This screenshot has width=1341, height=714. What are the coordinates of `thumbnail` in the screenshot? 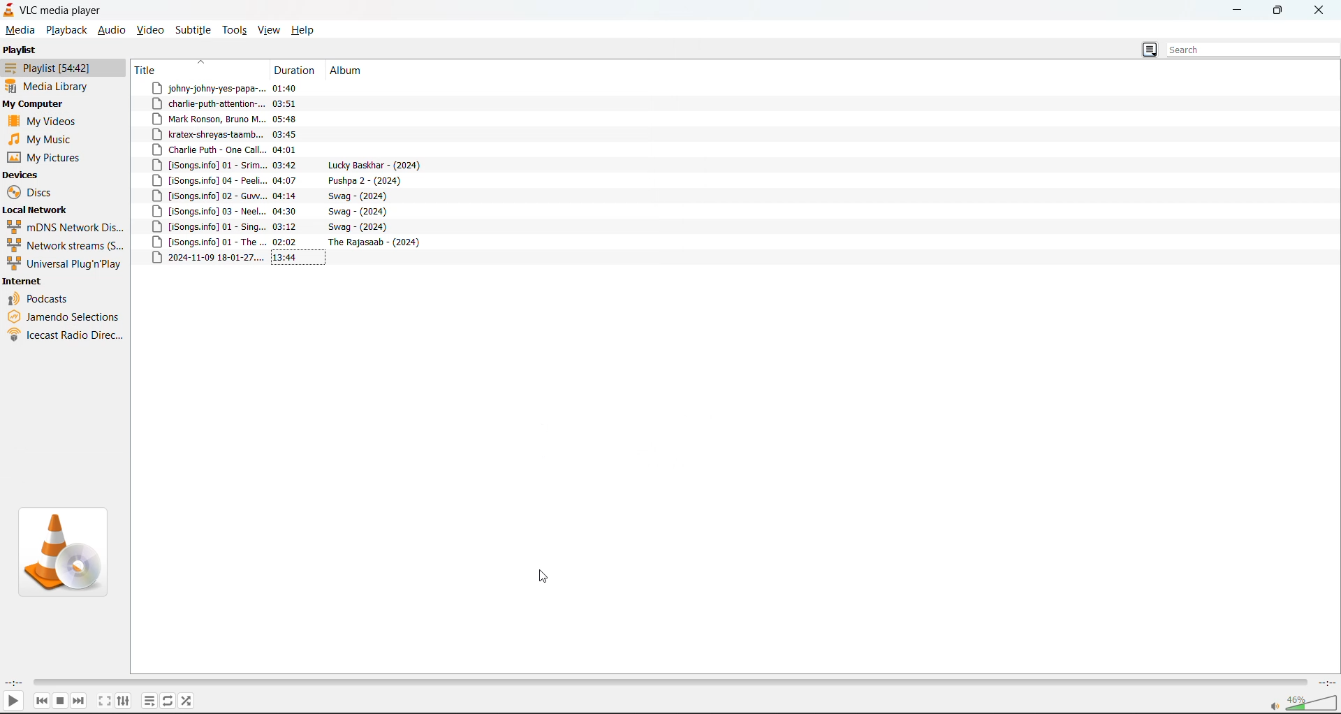 It's located at (61, 551).